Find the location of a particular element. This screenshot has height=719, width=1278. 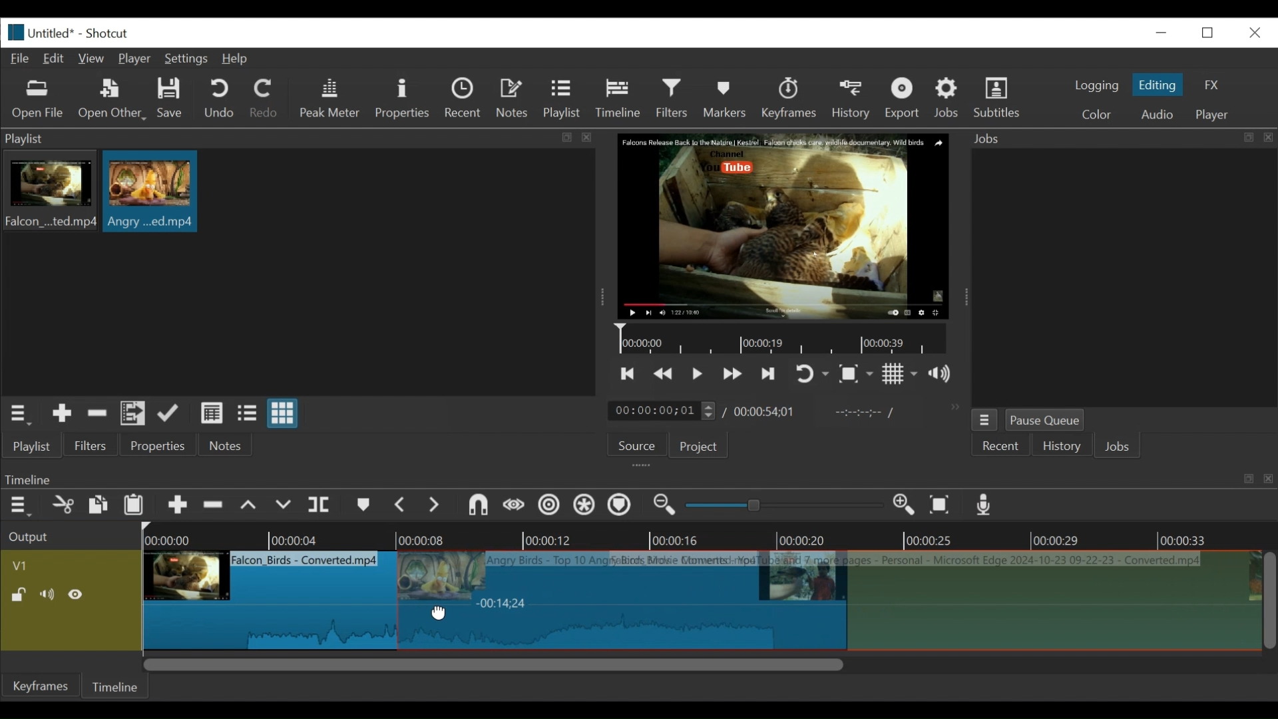

close is located at coordinates (1253, 31).